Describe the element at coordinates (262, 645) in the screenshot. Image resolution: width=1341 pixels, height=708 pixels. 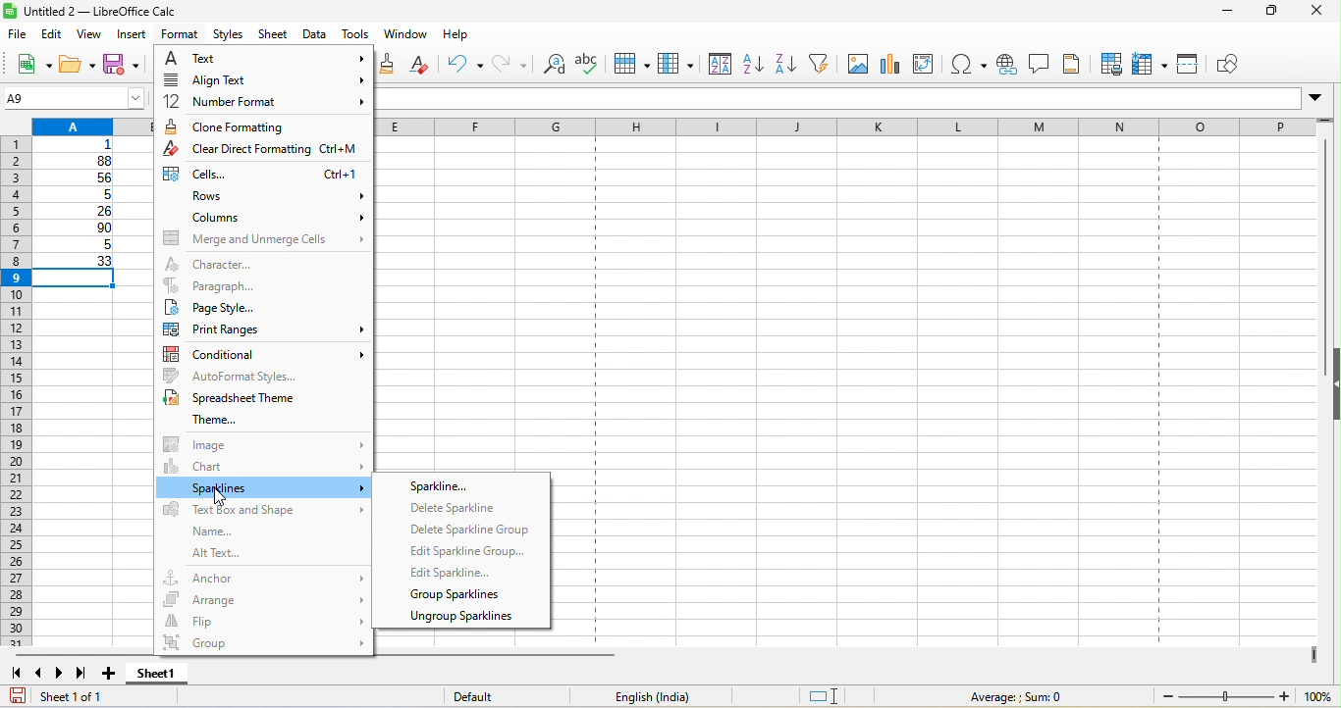
I see `group` at that location.